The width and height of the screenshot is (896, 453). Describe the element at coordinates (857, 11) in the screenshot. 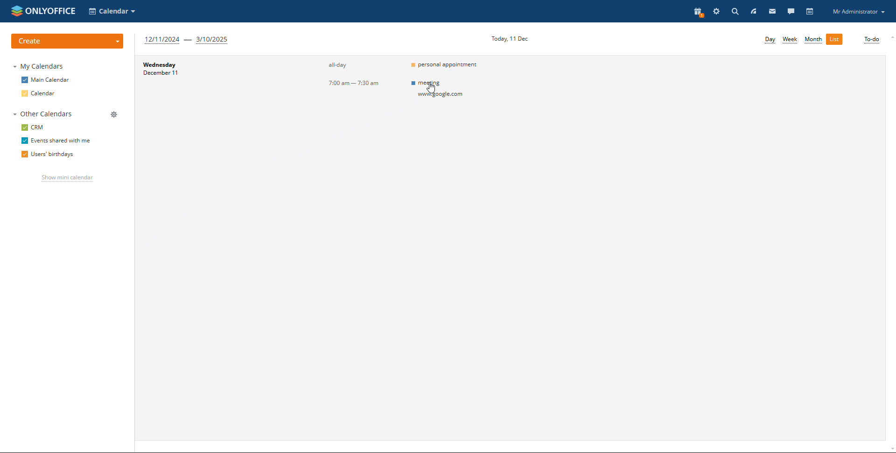

I see `profile` at that location.